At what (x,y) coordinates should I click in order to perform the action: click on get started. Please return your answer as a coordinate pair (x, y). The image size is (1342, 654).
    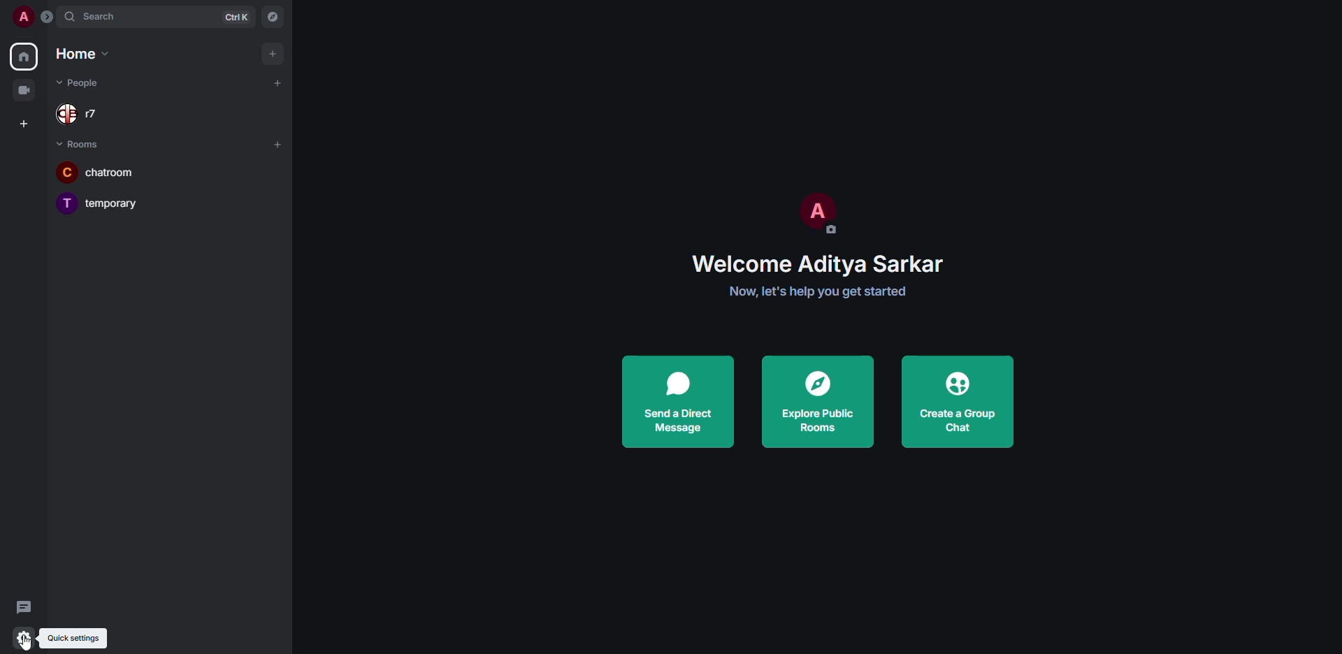
    Looking at the image, I should click on (818, 291).